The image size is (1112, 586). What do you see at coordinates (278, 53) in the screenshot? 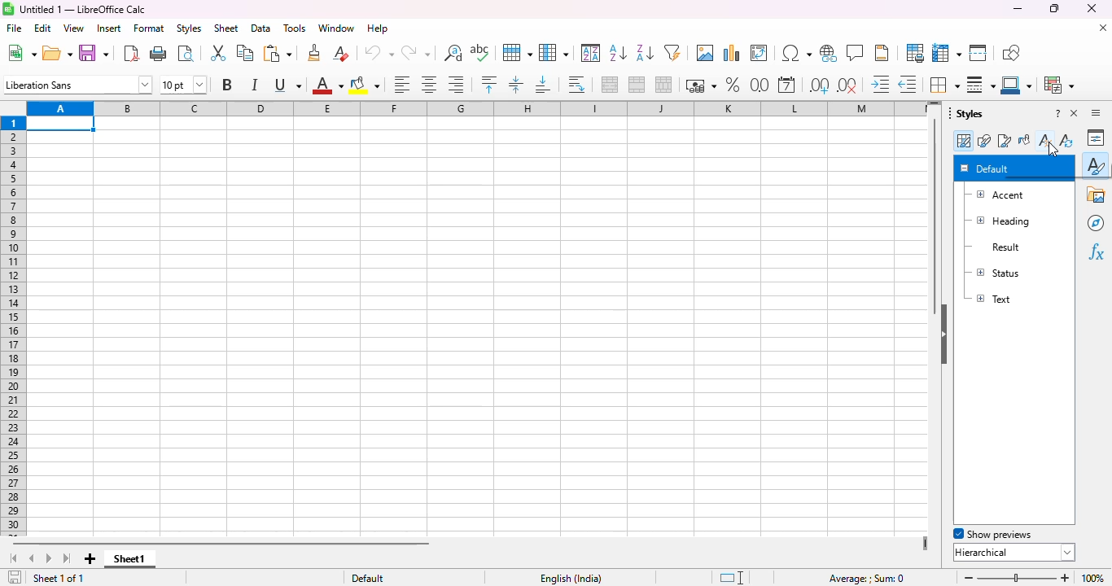
I see `paste` at bounding box center [278, 53].